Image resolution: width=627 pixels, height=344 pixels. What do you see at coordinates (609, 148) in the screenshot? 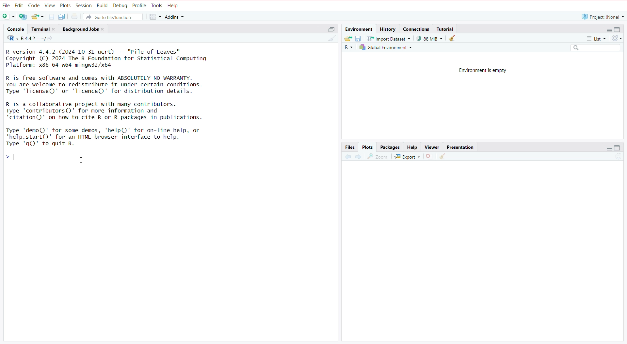
I see `Hide` at bounding box center [609, 148].